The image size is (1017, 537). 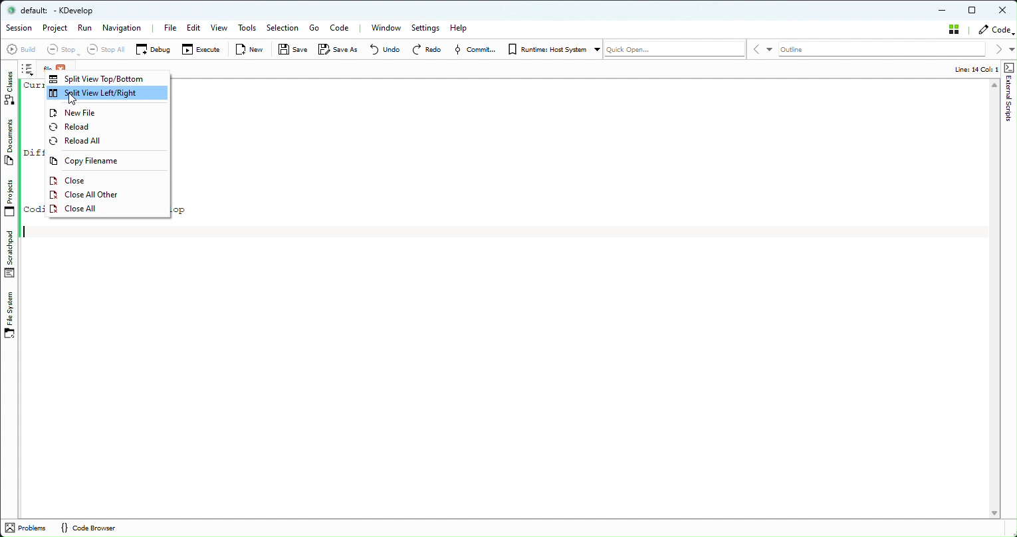 What do you see at coordinates (955, 68) in the screenshot?
I see `Info` at bounding box center [955, 68].